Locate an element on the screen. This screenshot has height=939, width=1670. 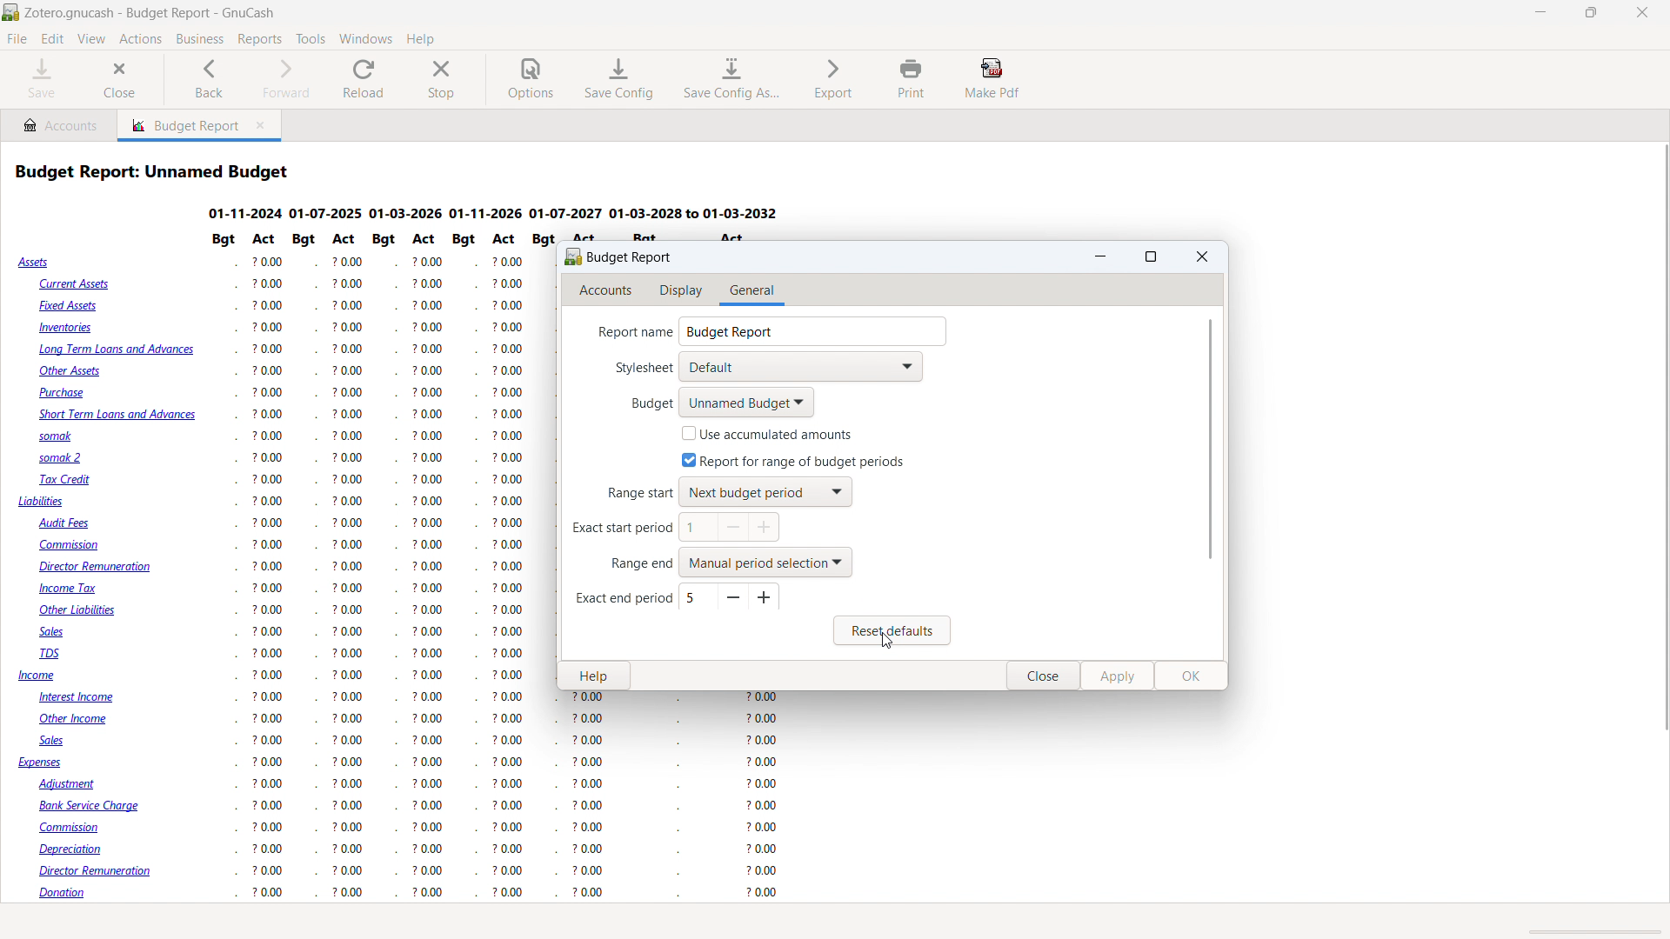
accounts tab is located at coordinates (59, 124).